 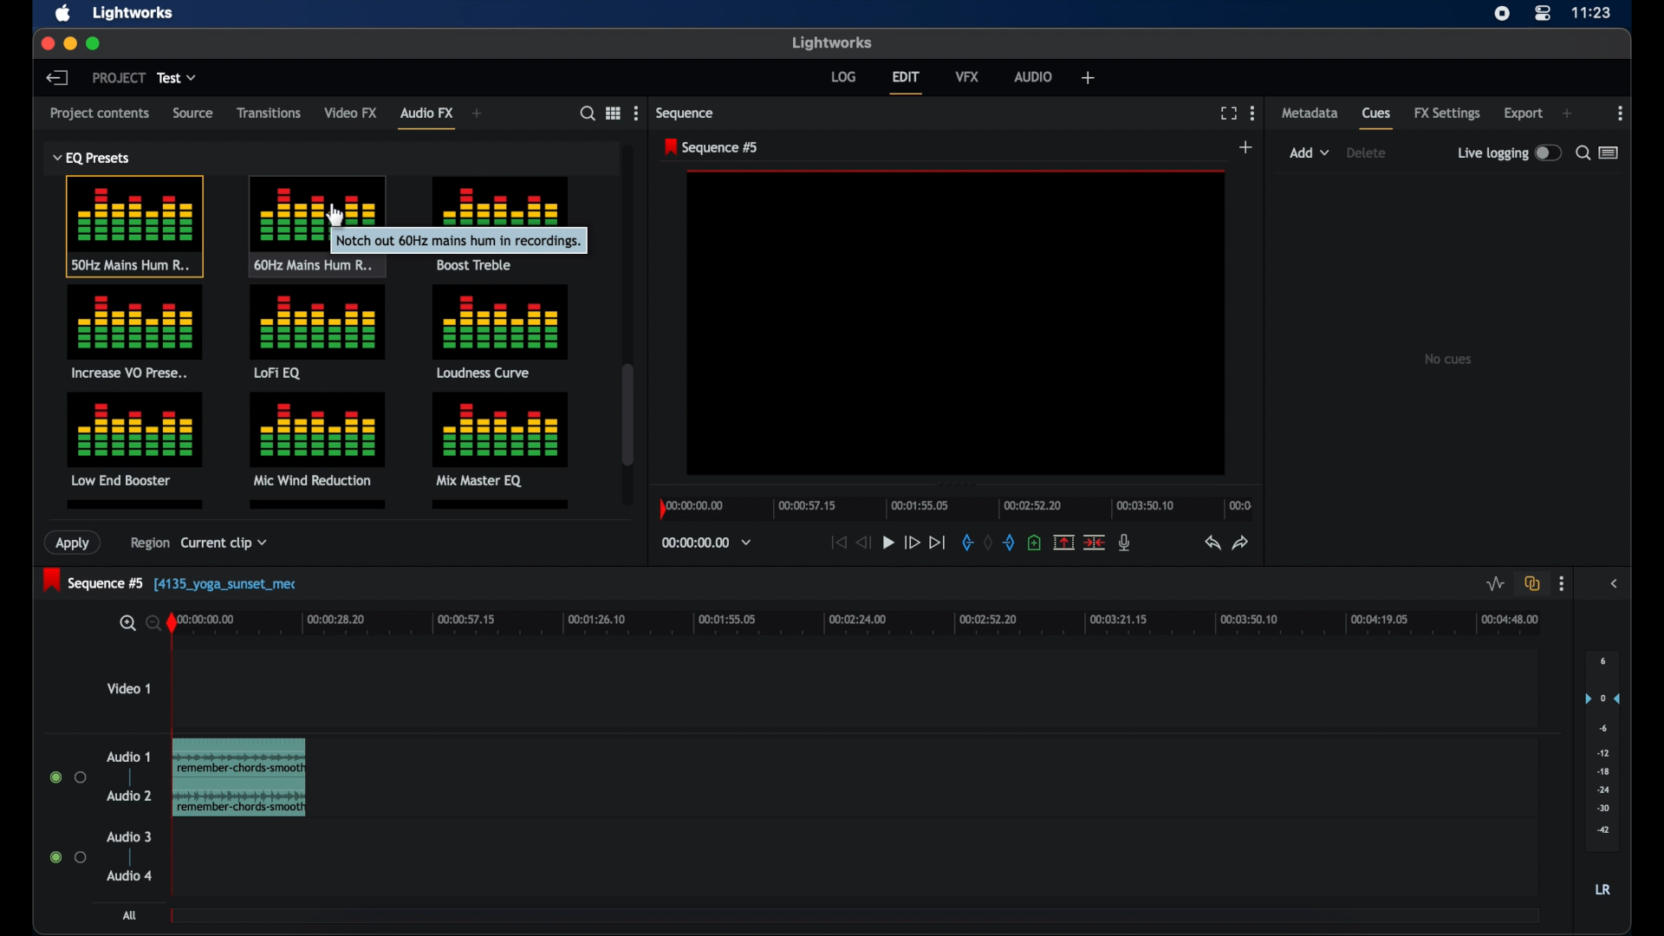 I want to click on minimize, so click(x=69, y=44).